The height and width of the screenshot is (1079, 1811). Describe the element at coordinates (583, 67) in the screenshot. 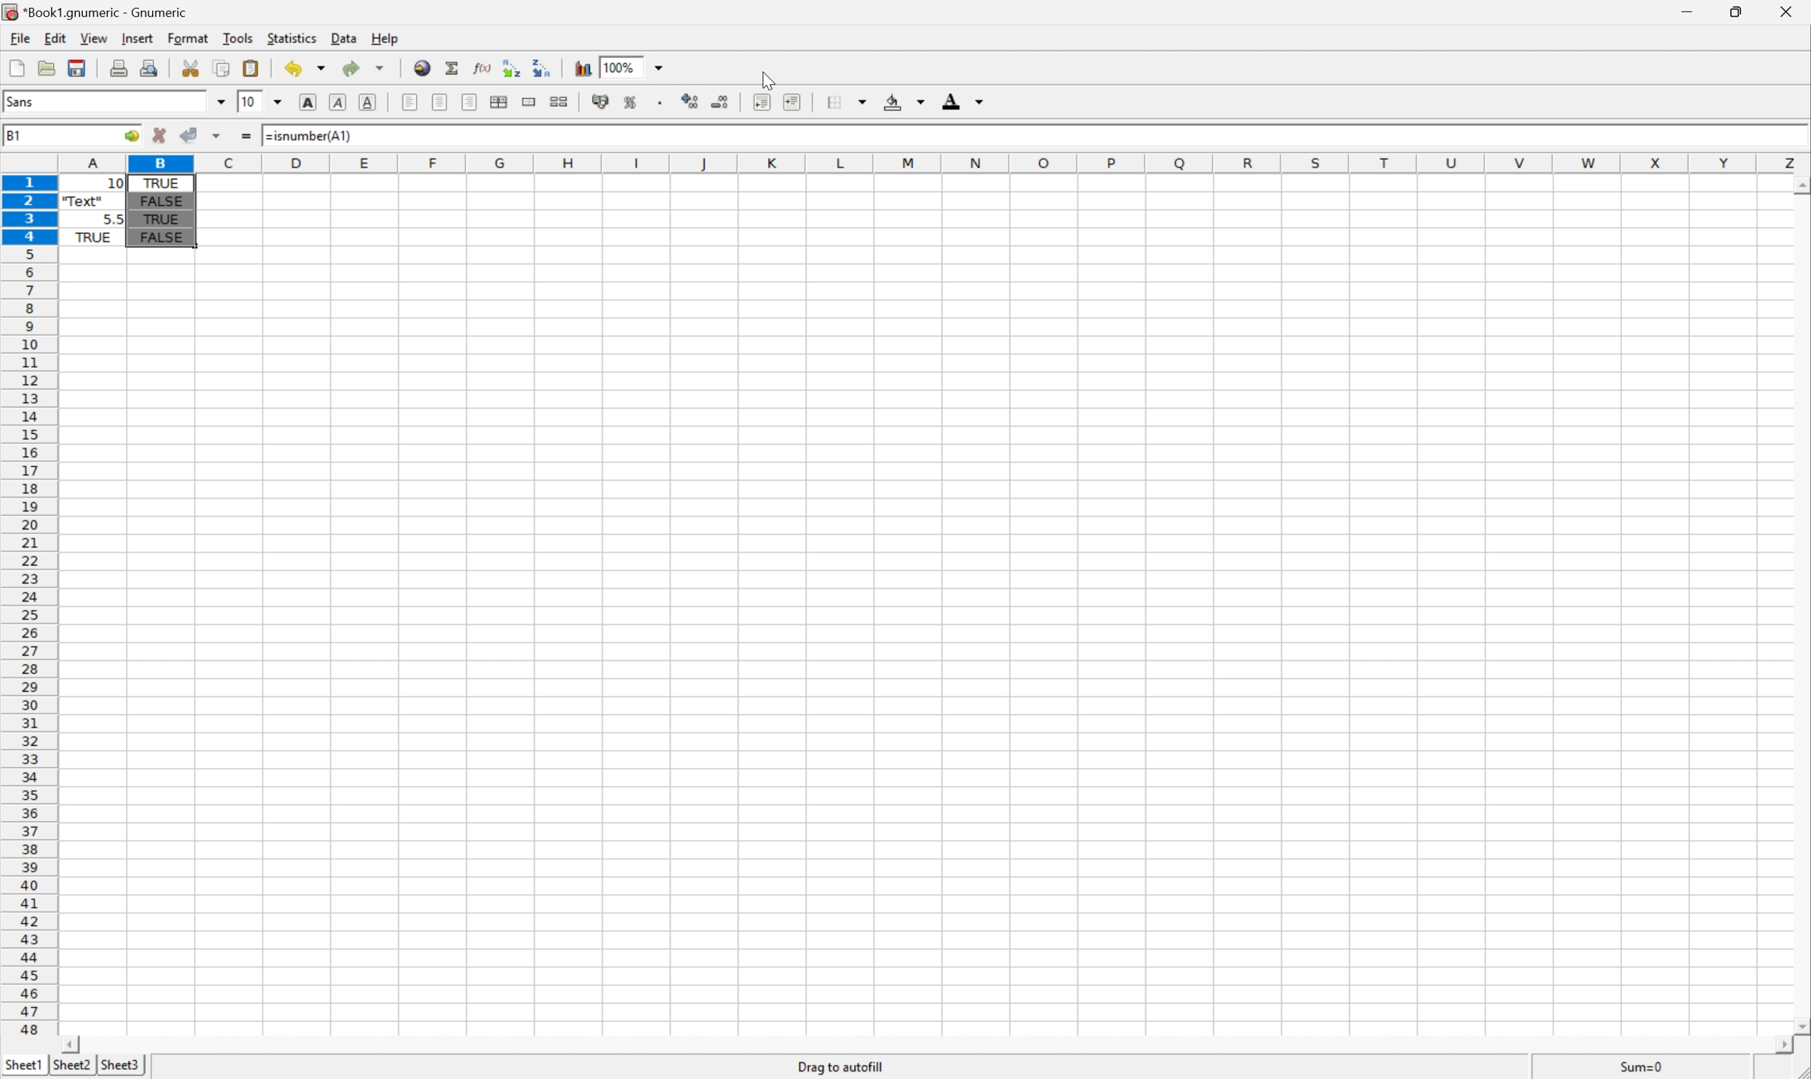

I see `Insert a chart` at that location.